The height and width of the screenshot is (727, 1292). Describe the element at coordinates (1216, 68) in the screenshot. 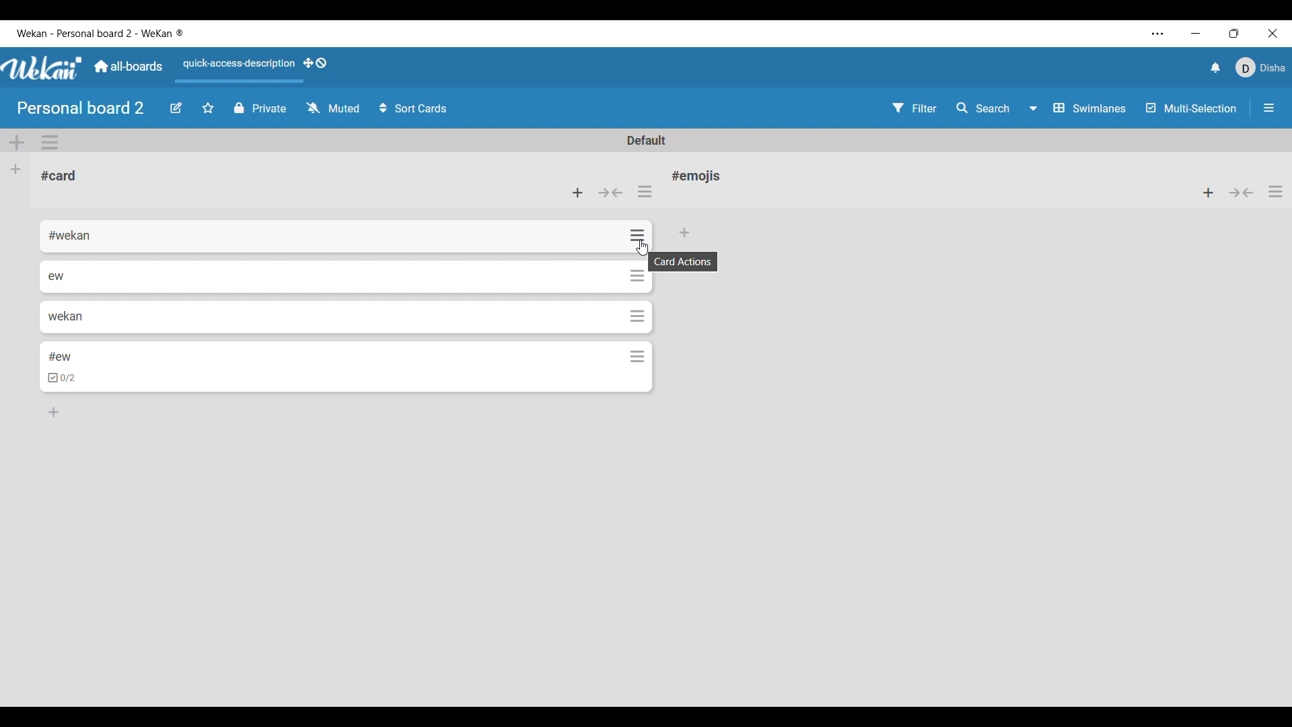

I see `Notifications ` at that location.